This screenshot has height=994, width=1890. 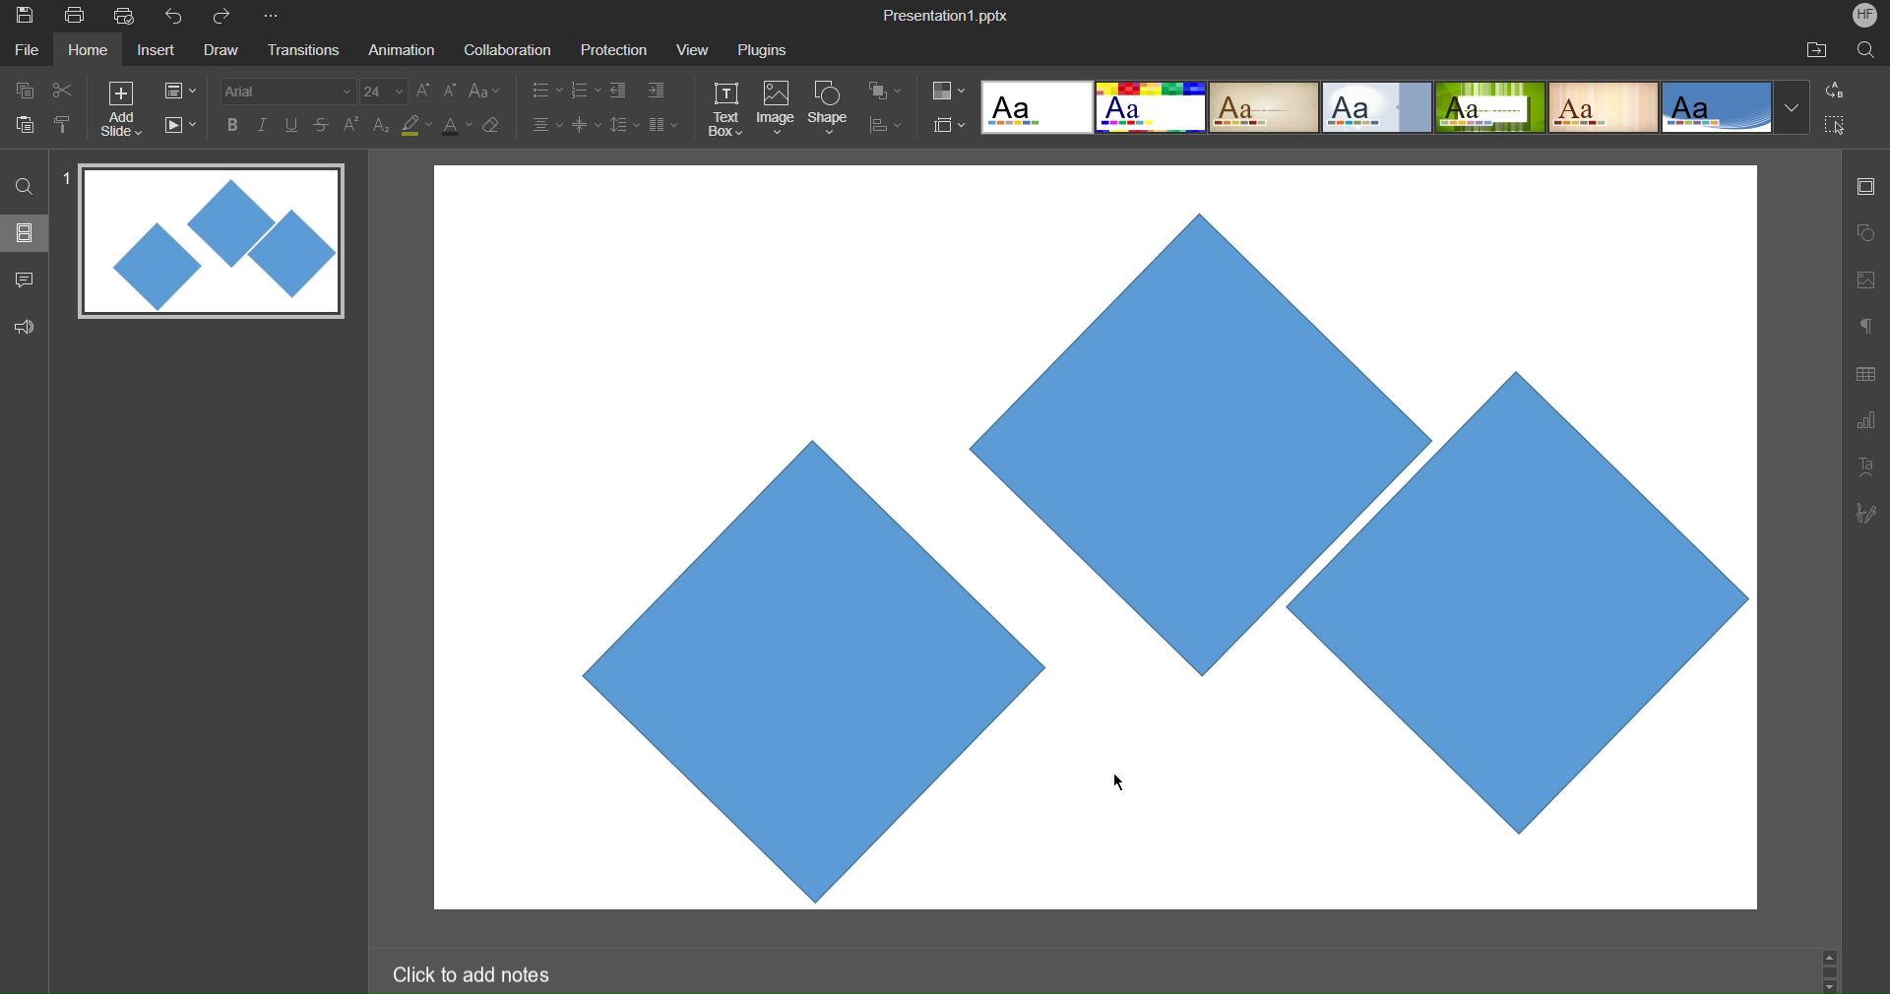 I want to click on Font Case Settings, so click(x=485, y=90).